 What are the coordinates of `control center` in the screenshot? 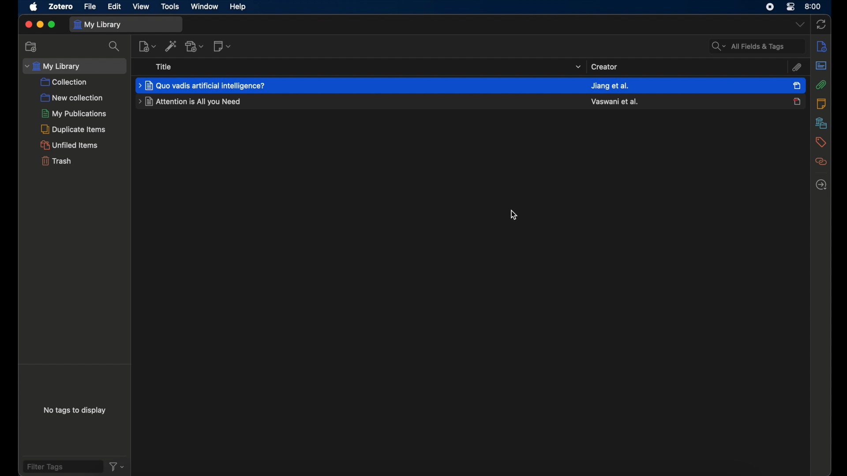 It's located at (791, 6).